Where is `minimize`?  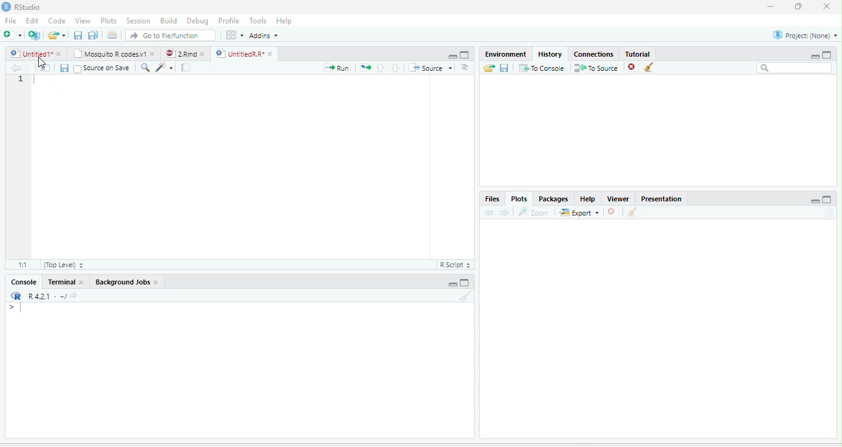
minimize is located at coordinates (770, 7).